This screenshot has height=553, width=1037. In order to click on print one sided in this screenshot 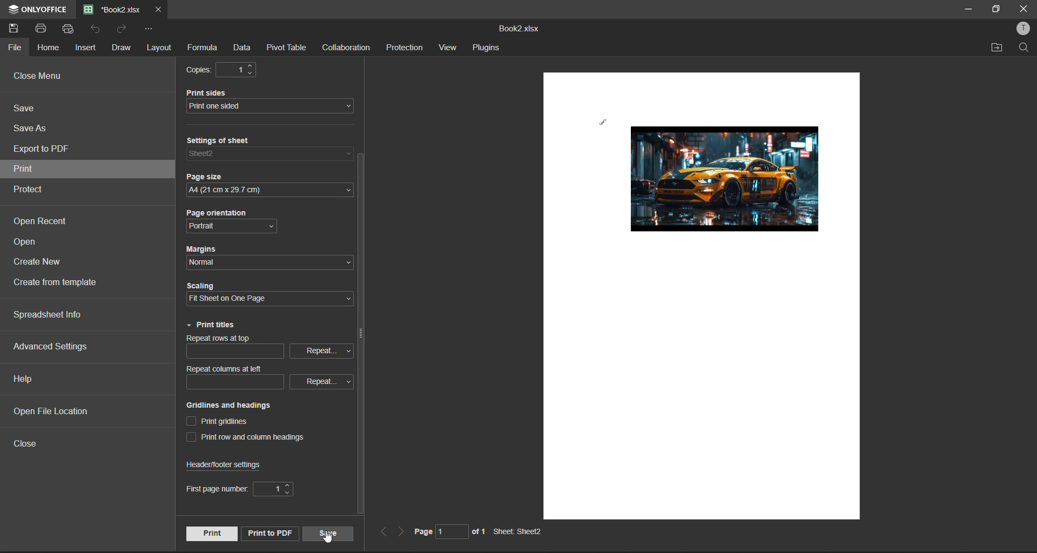, I will do `click(262, 107)`.